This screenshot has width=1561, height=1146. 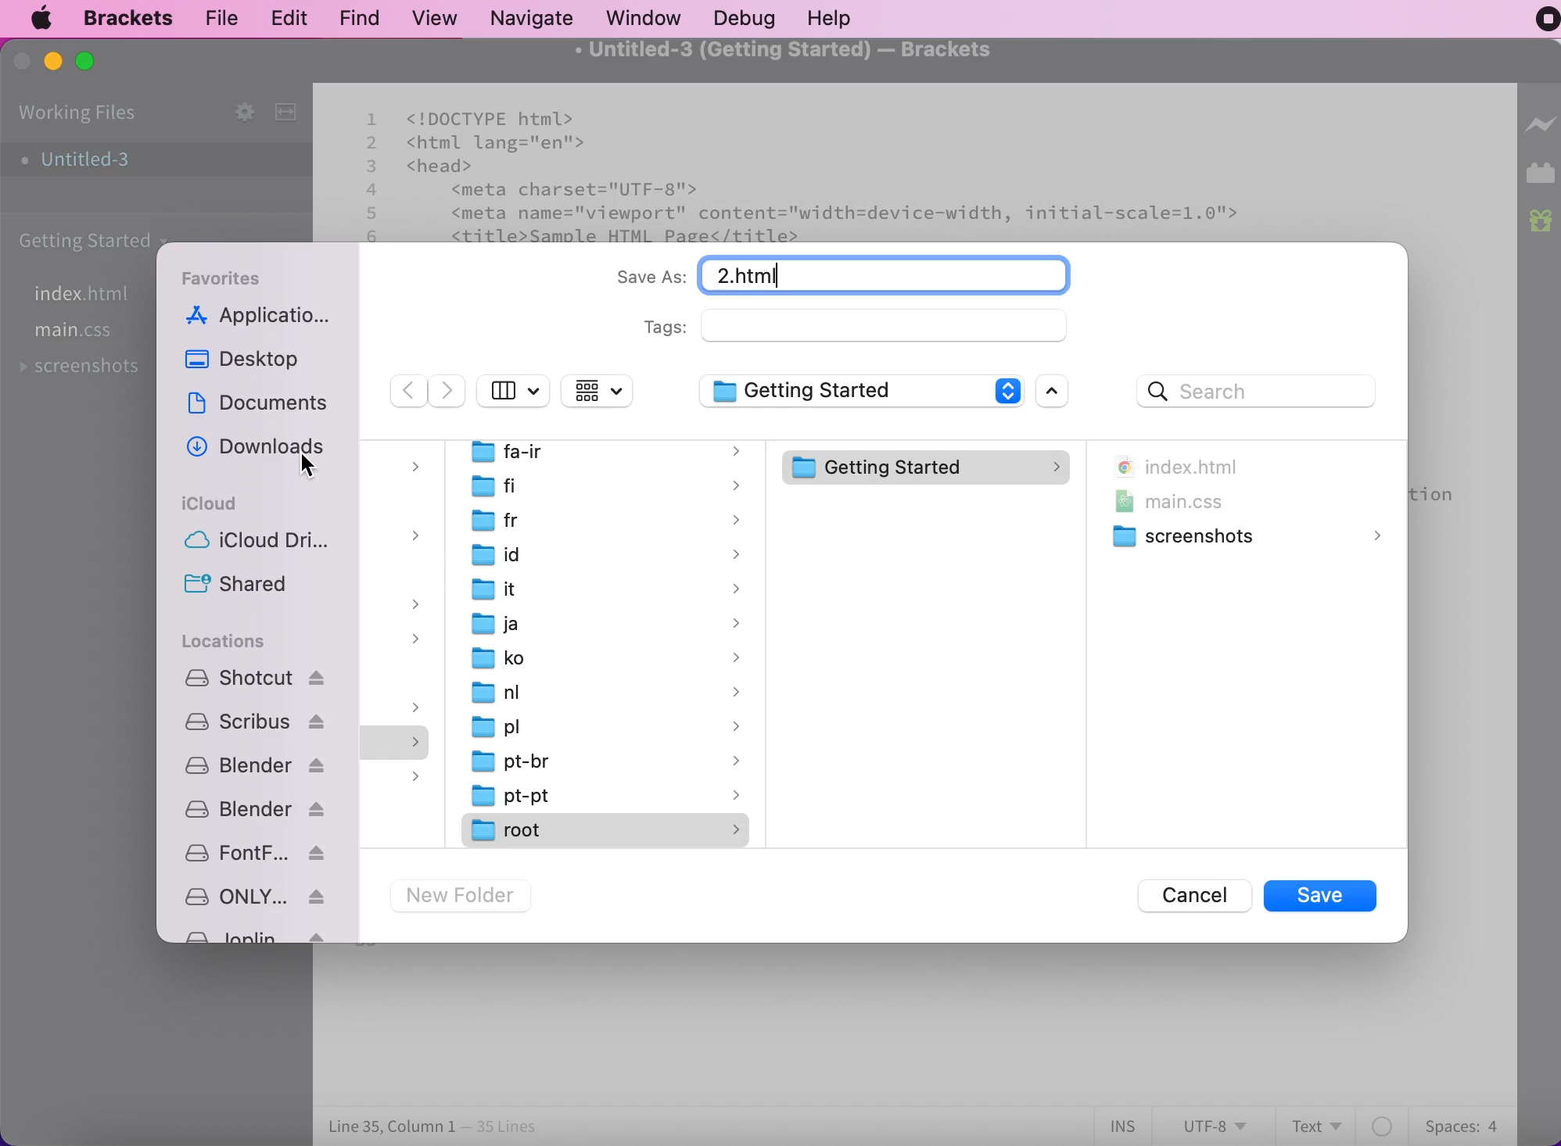 What do you see at coordinates (407, 389) in the screenshot?
I see `previous` at bounding box center [407, 389].